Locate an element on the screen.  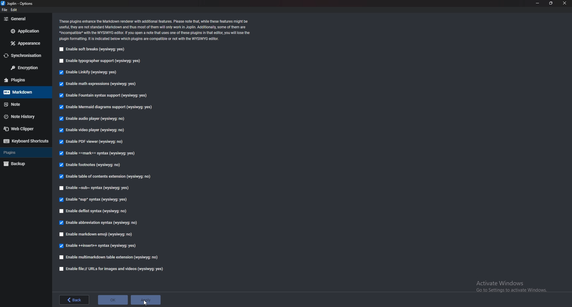
Enable typographer support is located at coordinates (101, 61).